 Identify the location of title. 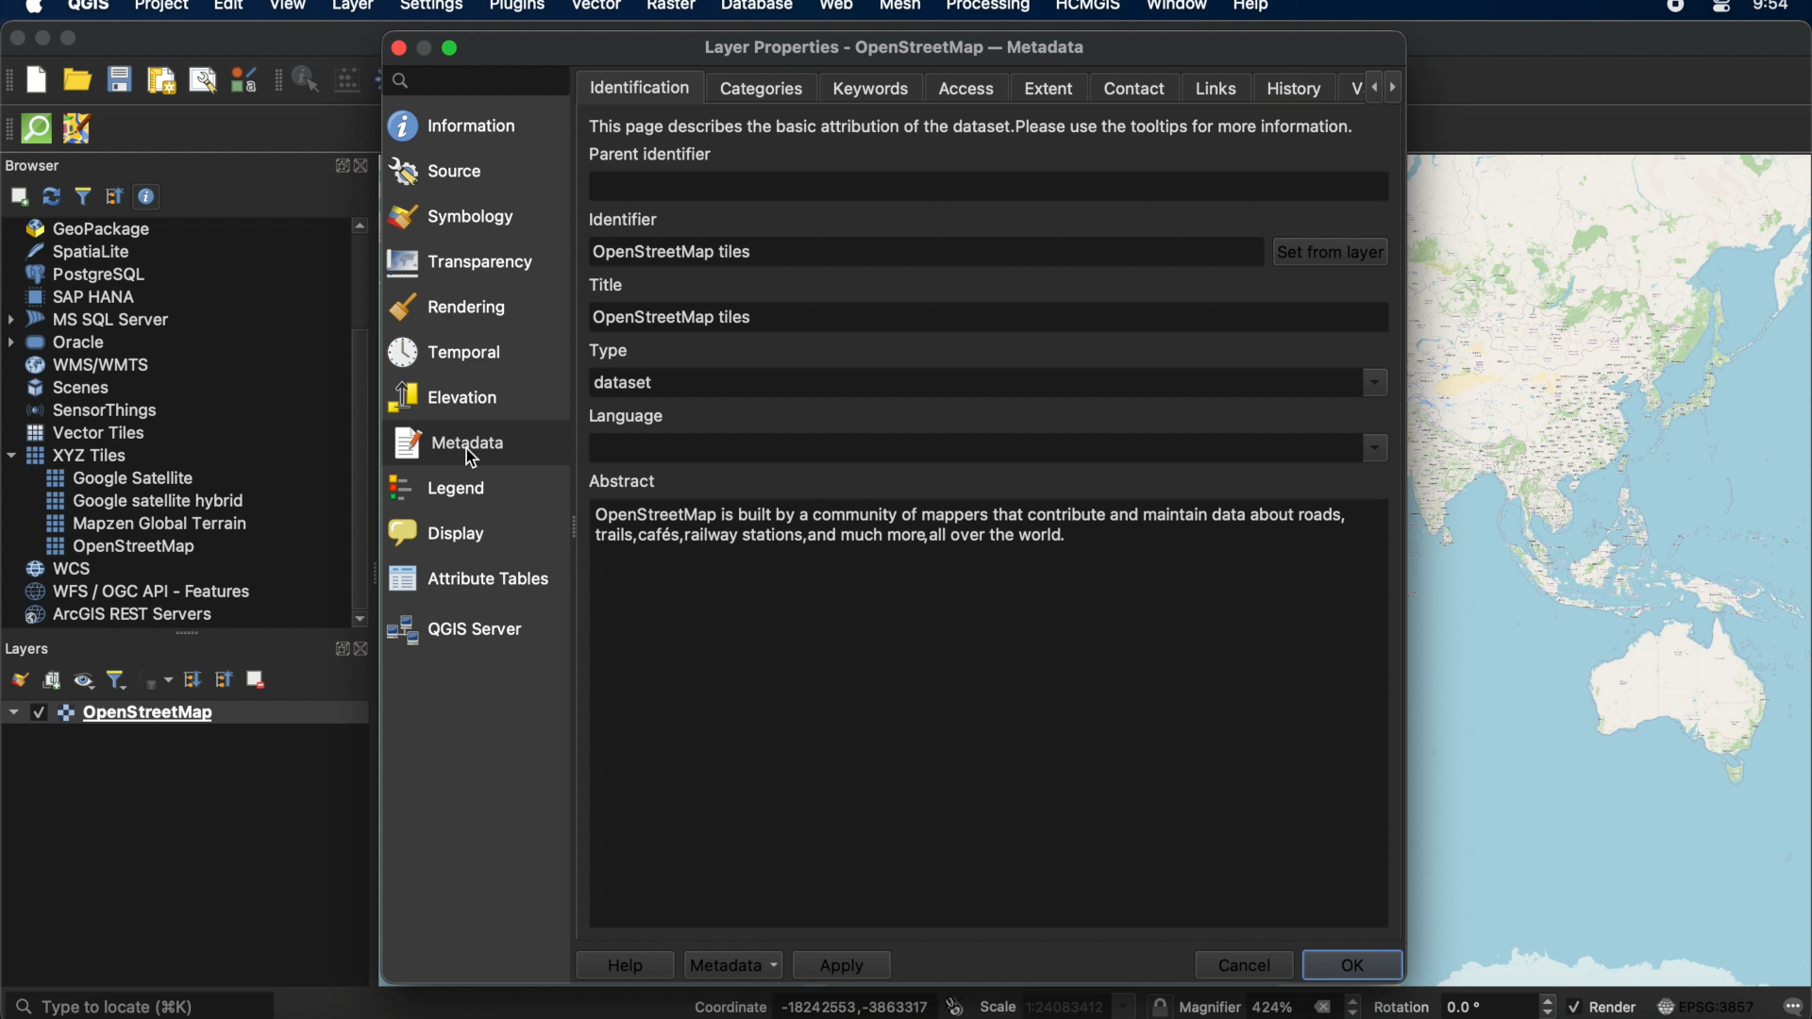
(610, 283).